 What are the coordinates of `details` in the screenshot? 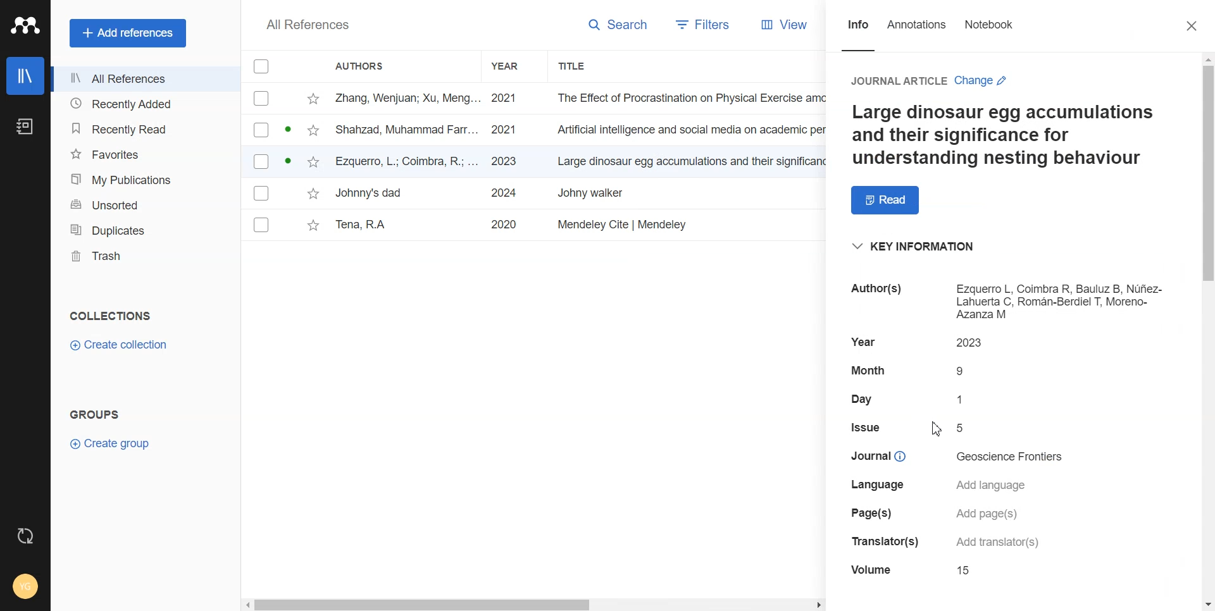 It's located at (994, 486).